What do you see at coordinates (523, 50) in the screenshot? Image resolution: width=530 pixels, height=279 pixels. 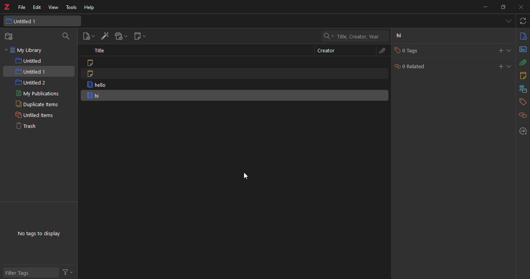 I see `abstract` at bounding box center [523, 50].